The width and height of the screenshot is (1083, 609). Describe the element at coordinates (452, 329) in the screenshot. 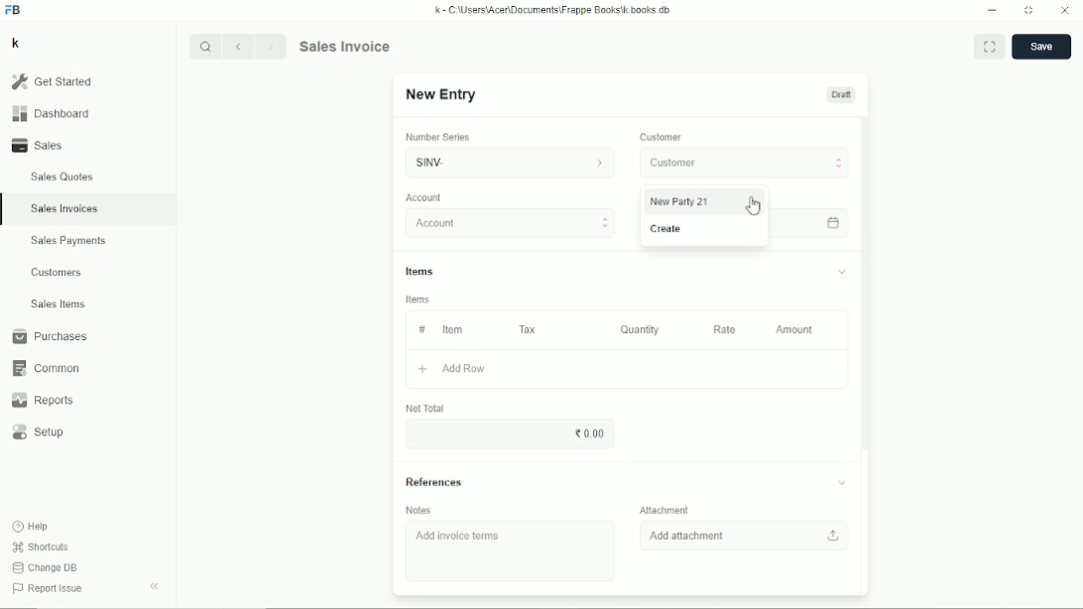

I see `Item` at that location.